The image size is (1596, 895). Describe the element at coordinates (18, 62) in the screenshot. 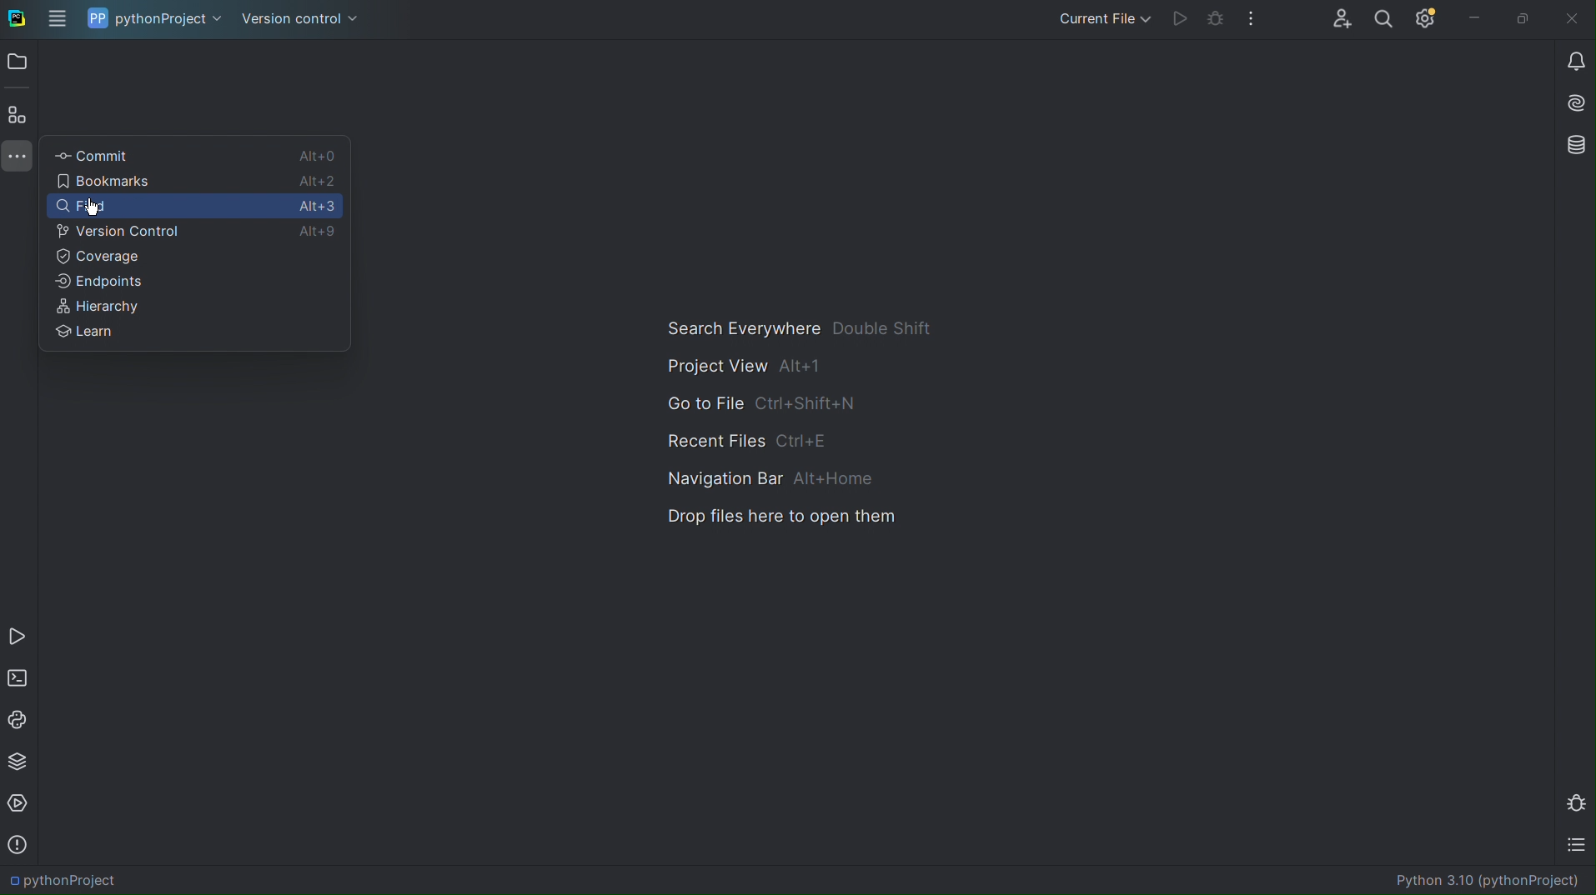

I see `Open` at that location.